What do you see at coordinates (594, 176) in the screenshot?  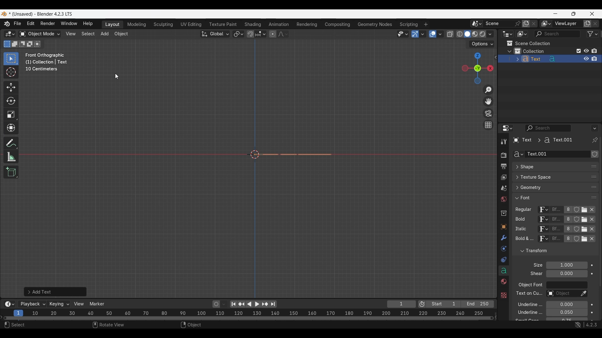 I see `change position` at bounding box center [594, 176].